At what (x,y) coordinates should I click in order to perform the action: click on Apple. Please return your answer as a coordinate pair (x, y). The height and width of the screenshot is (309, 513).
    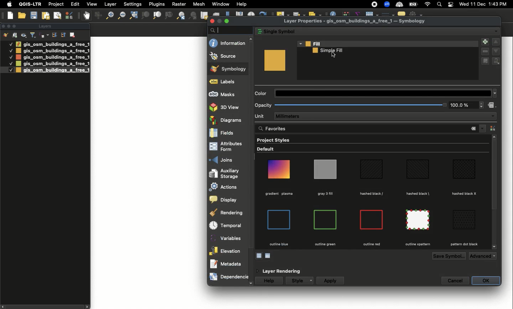
    Looking at the image, I should click on (8, 4).